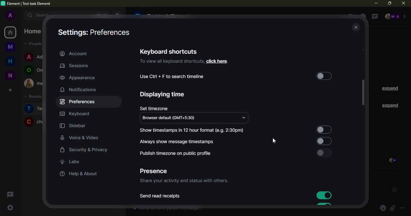  What do you see at coordinates (389, 105) in the screenshot?
I see `expand` at bounding box center [389, 105].